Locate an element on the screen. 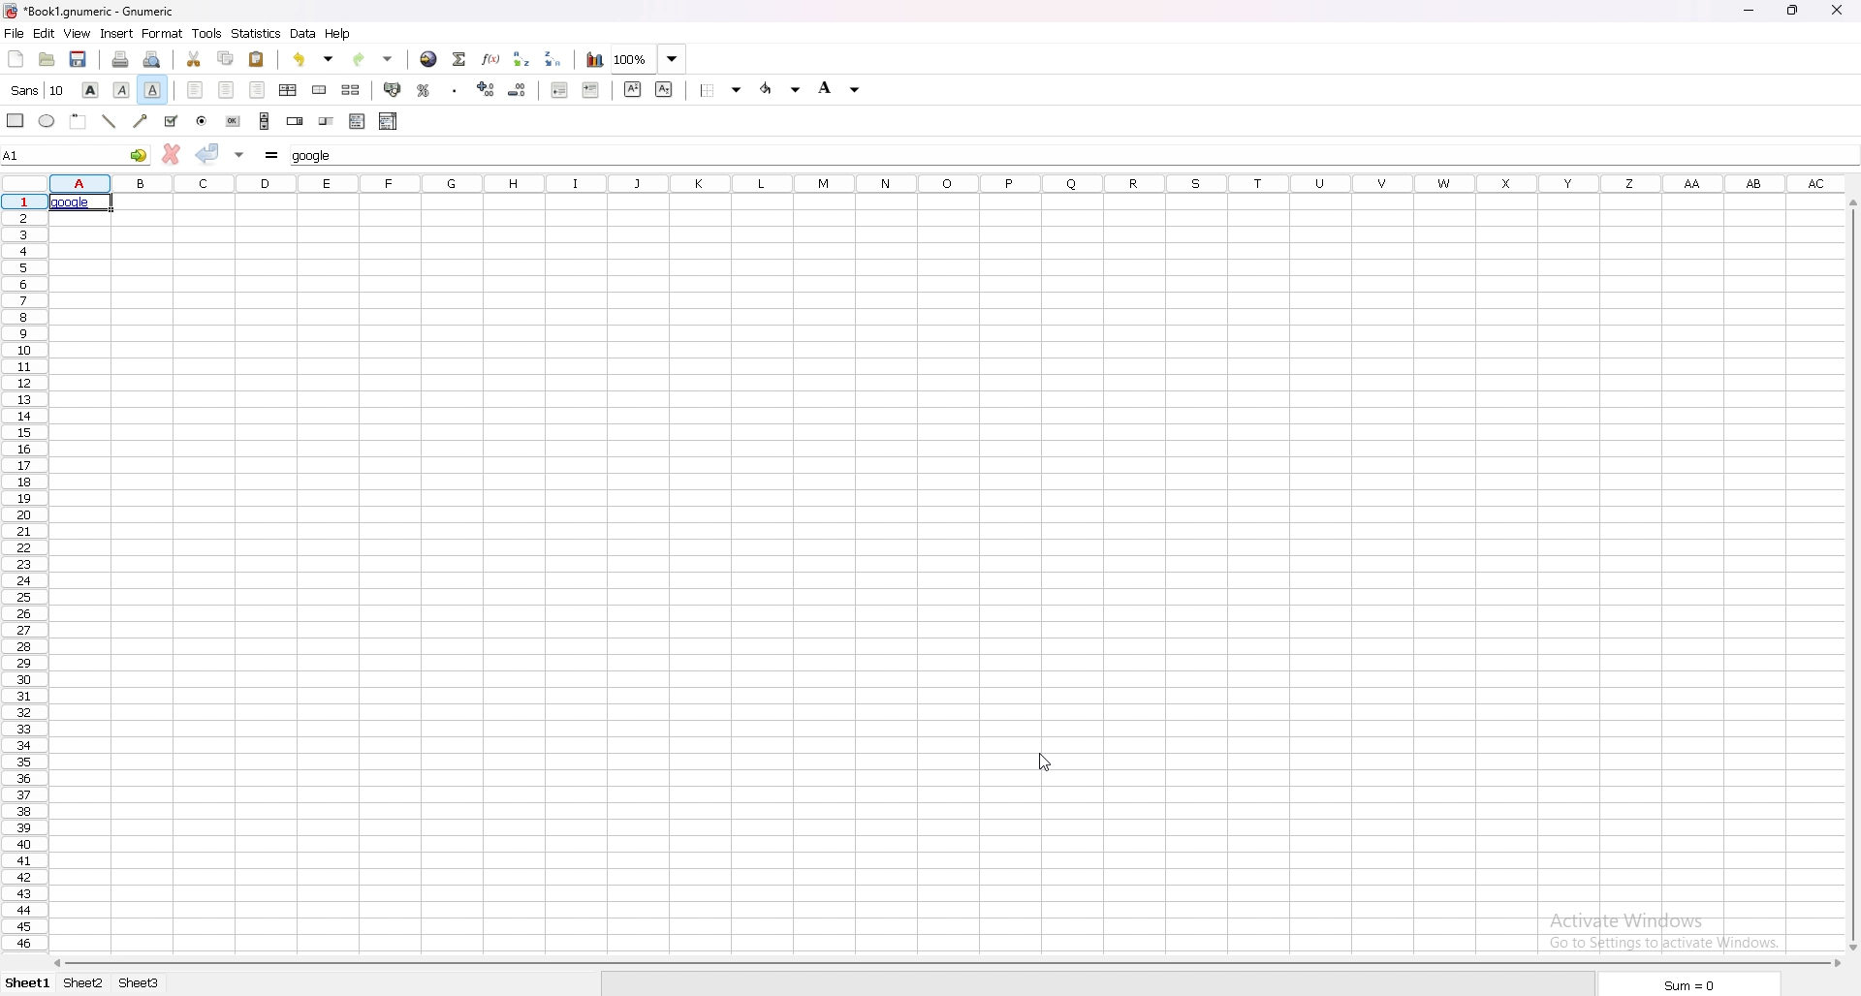  ellipse is located at coordinates (48, 121).